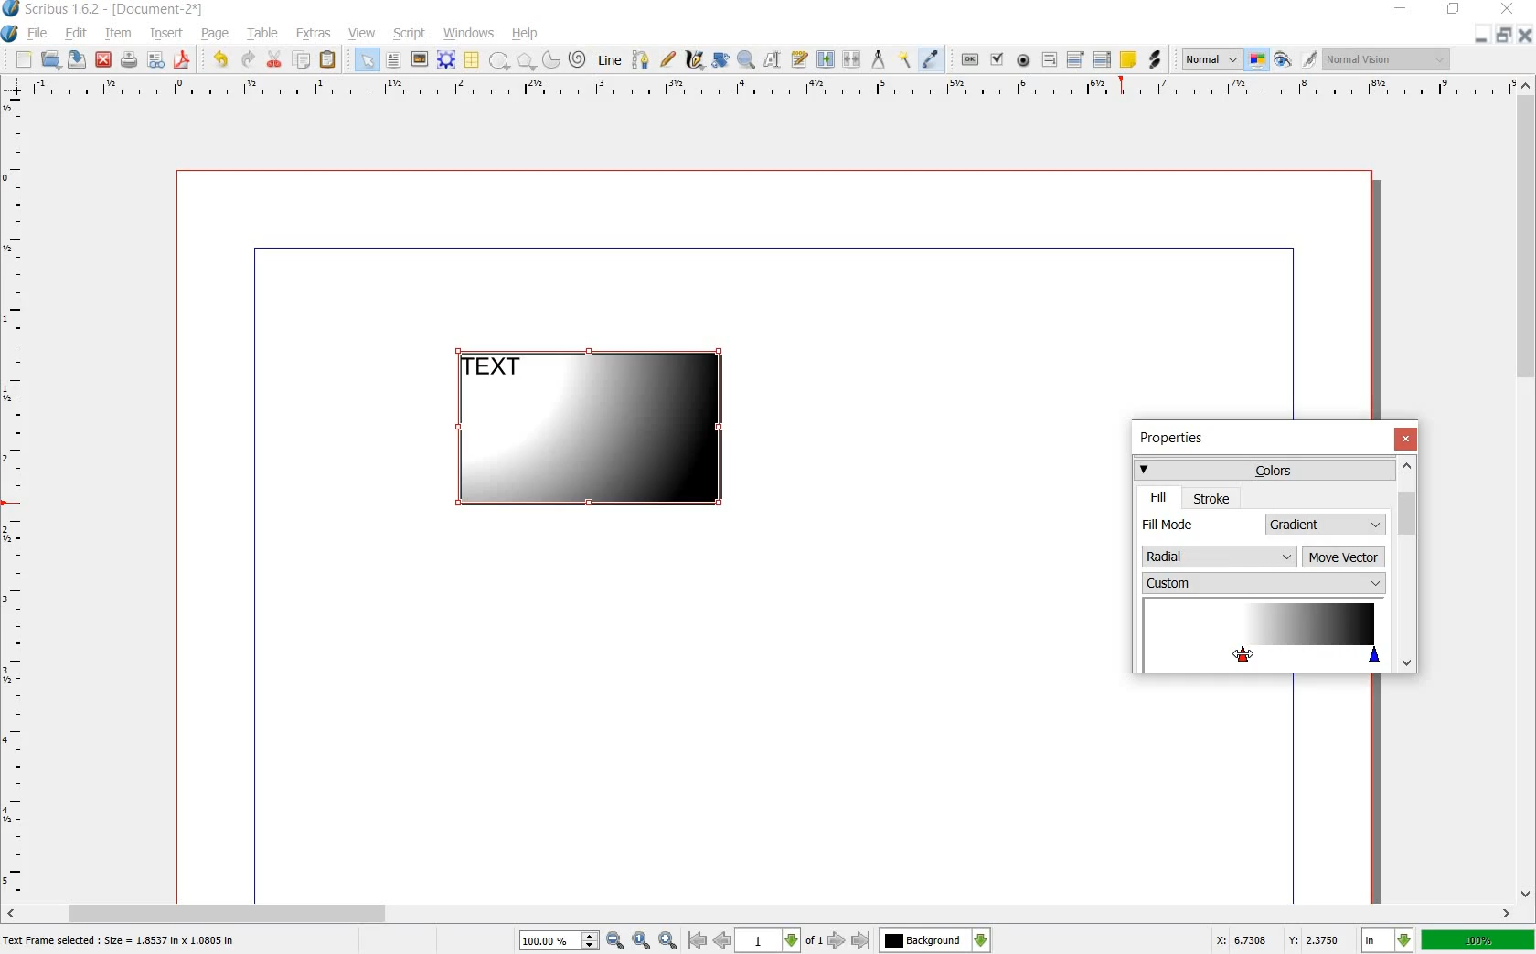 The width and height of the screenshot is (1536, 954). What do you see at coordinates (523, 60) in the screenshot?
I see `polygon` at bounding box center [523, 60].